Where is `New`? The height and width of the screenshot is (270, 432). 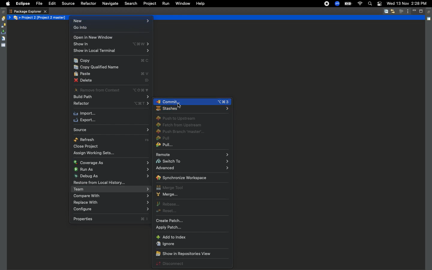
New is located at coordinates (111, 21).